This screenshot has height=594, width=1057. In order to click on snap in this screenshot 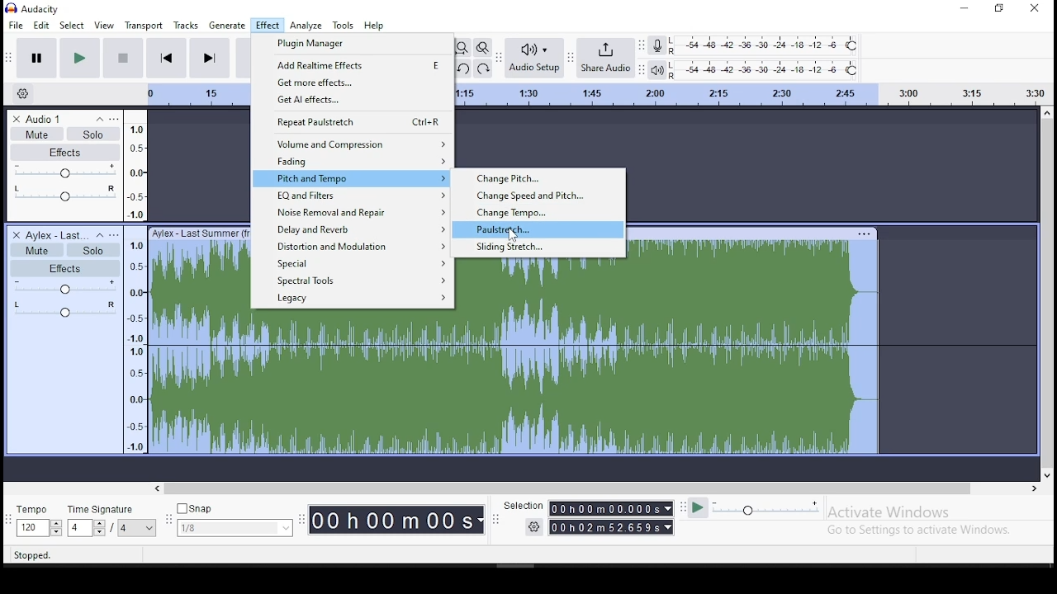, I will do `click(236, 521)`.